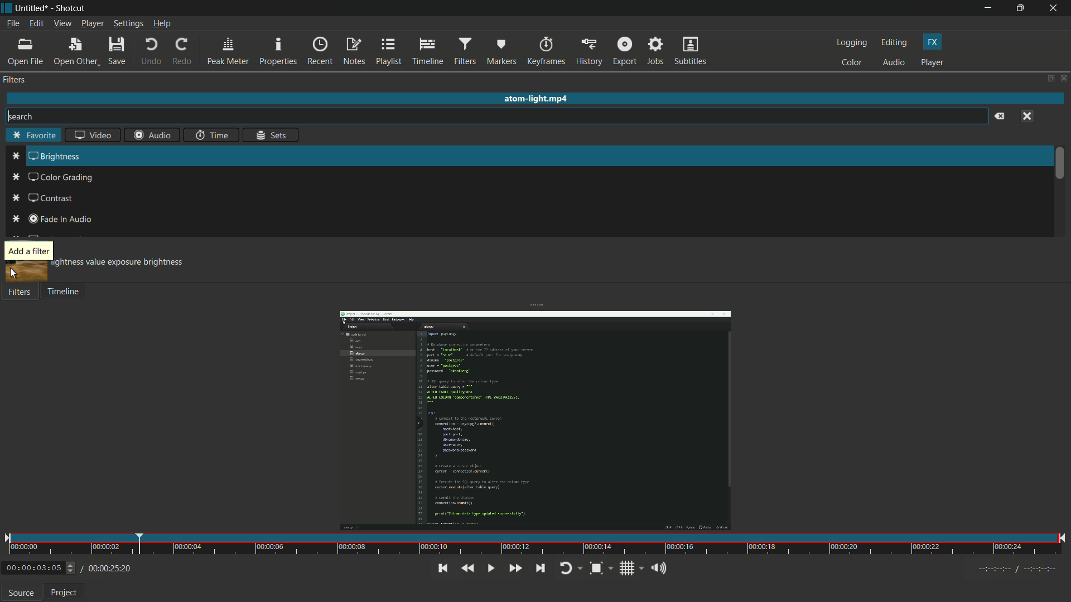 The width and height of the screenshot is (1071, 602). I want to click on play quickly backward, so click(467, 568).